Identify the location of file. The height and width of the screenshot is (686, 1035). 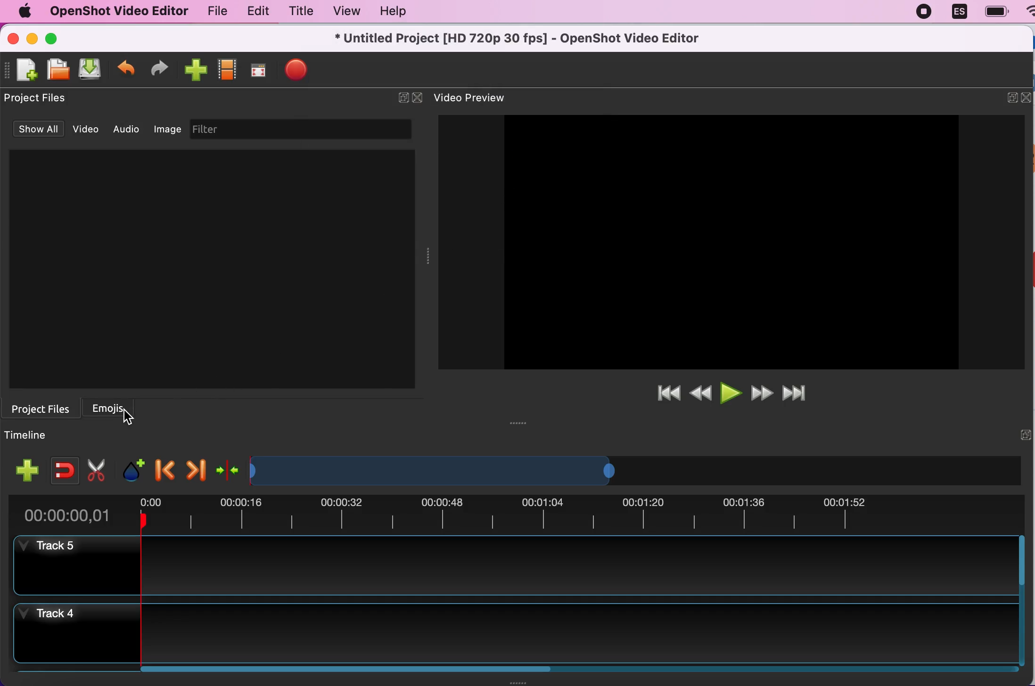
(213, 11).